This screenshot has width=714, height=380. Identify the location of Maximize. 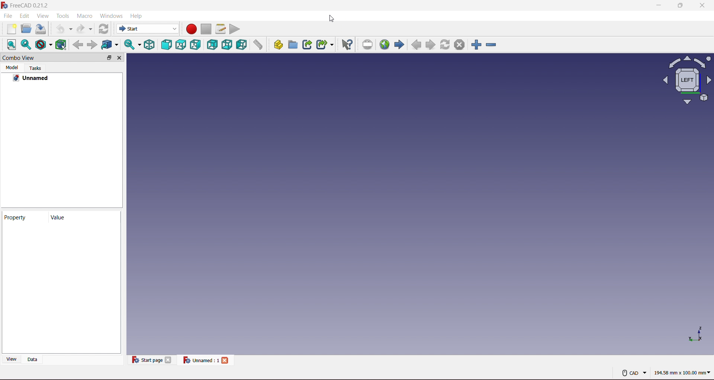
(109, 58).